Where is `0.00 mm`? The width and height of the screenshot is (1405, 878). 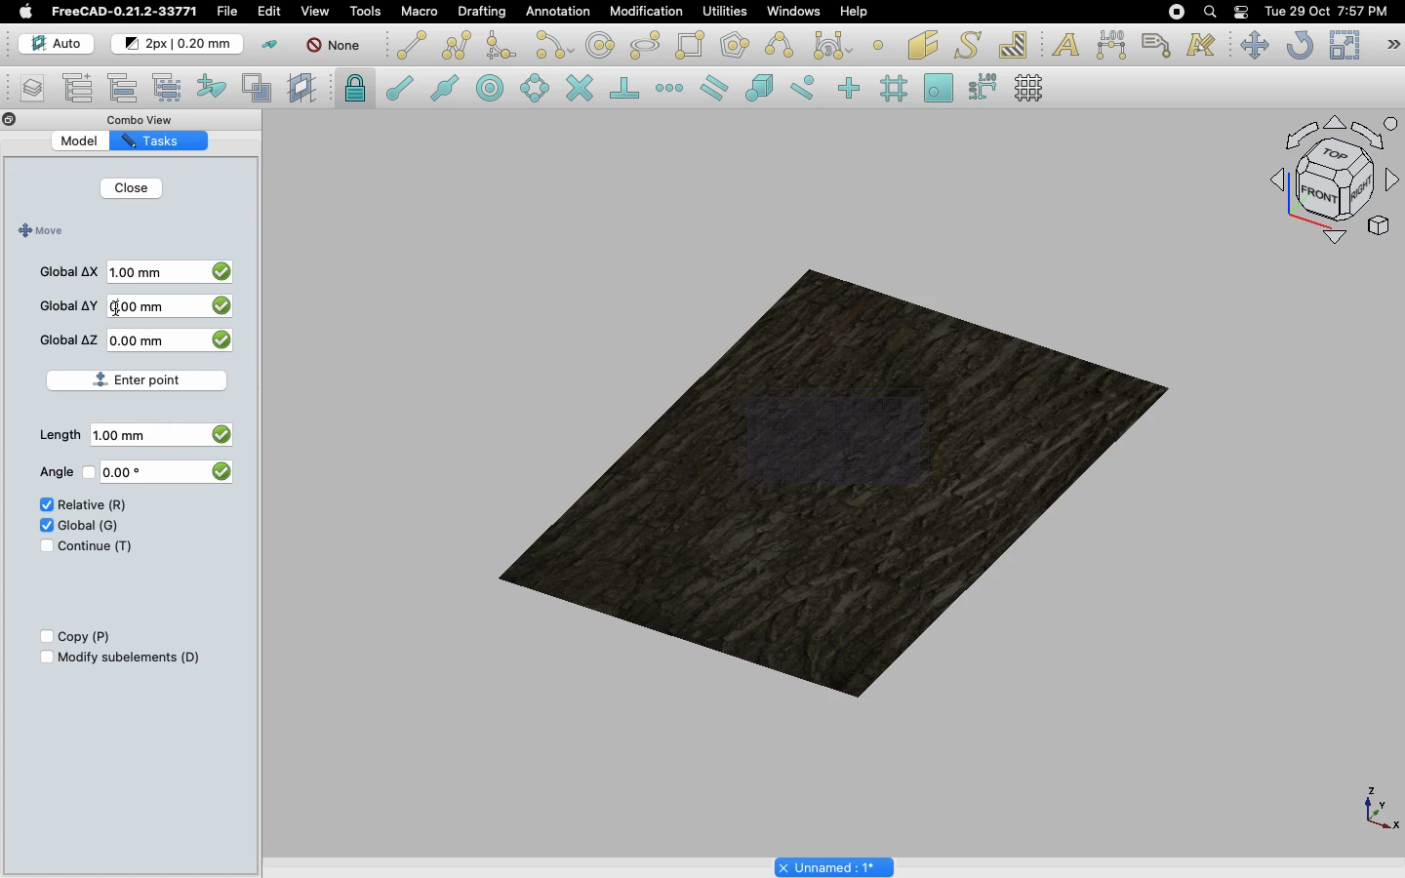
0.00 mm is located at coordinates (131, 435).